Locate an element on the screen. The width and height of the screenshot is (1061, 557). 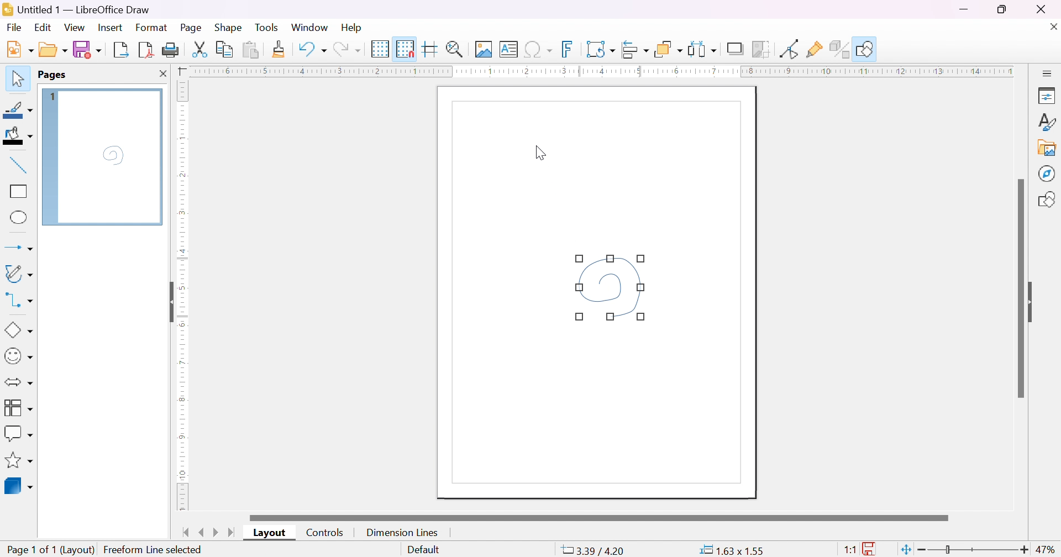
restore down is located at coordinates (1003, 9).